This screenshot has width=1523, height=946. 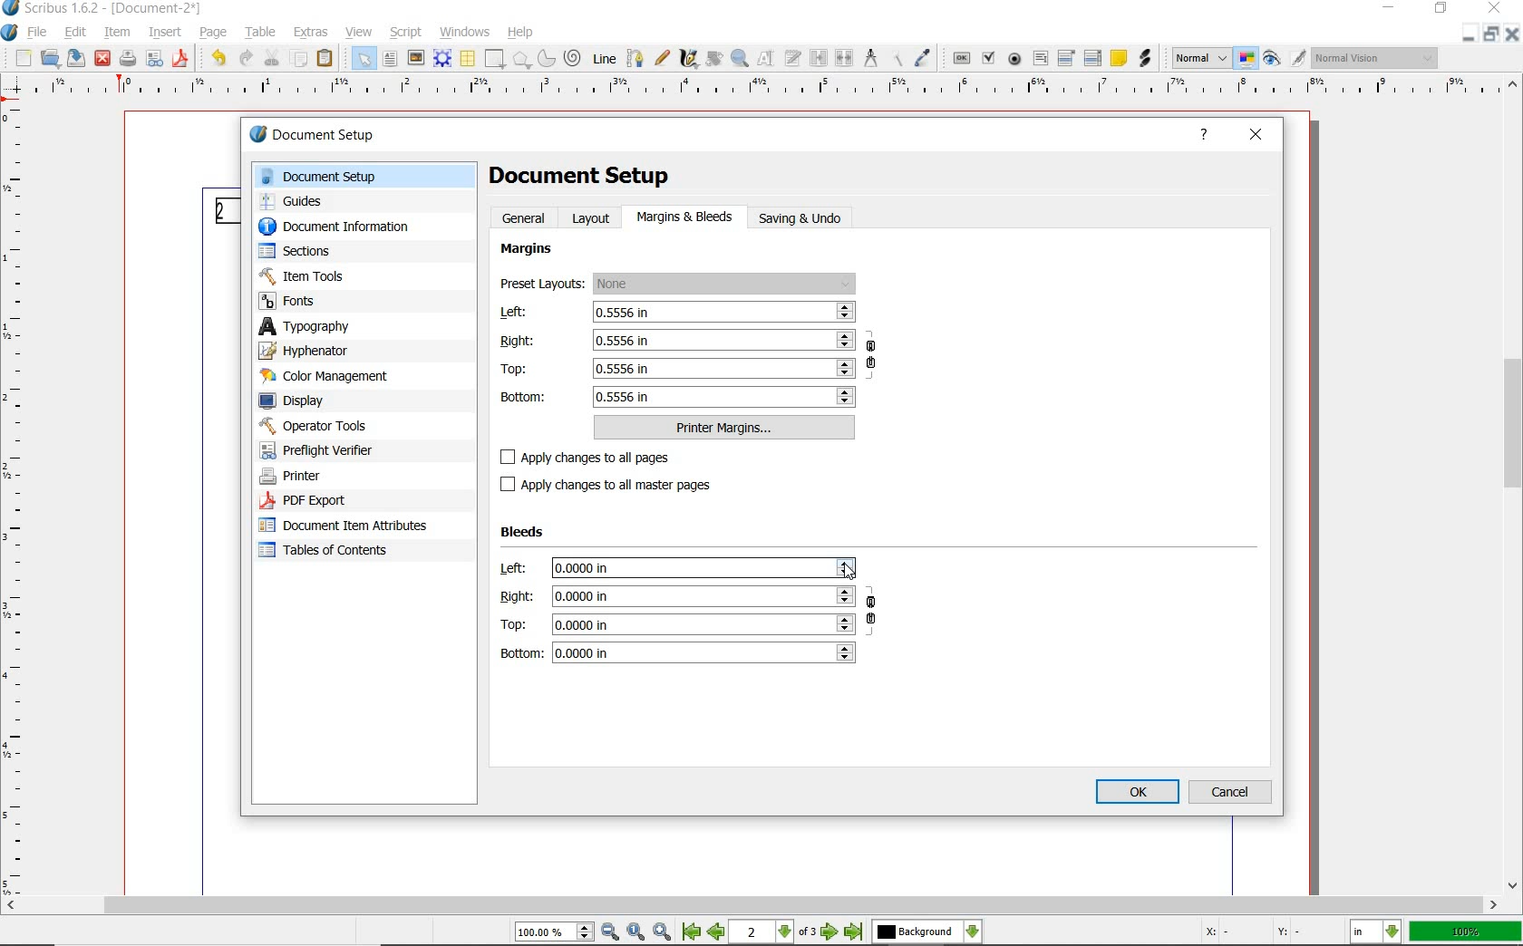 I want to click on select the current layer, so click(x=926, y=932).